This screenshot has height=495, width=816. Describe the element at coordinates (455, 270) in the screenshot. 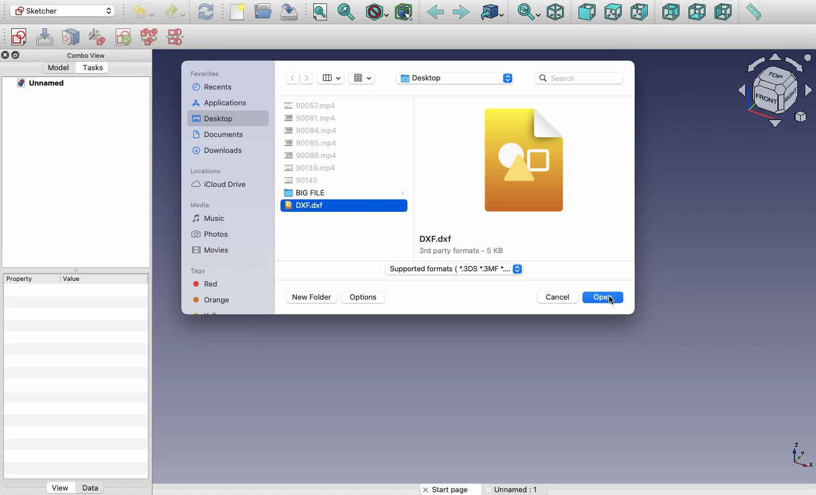

I see `File type` at that location.